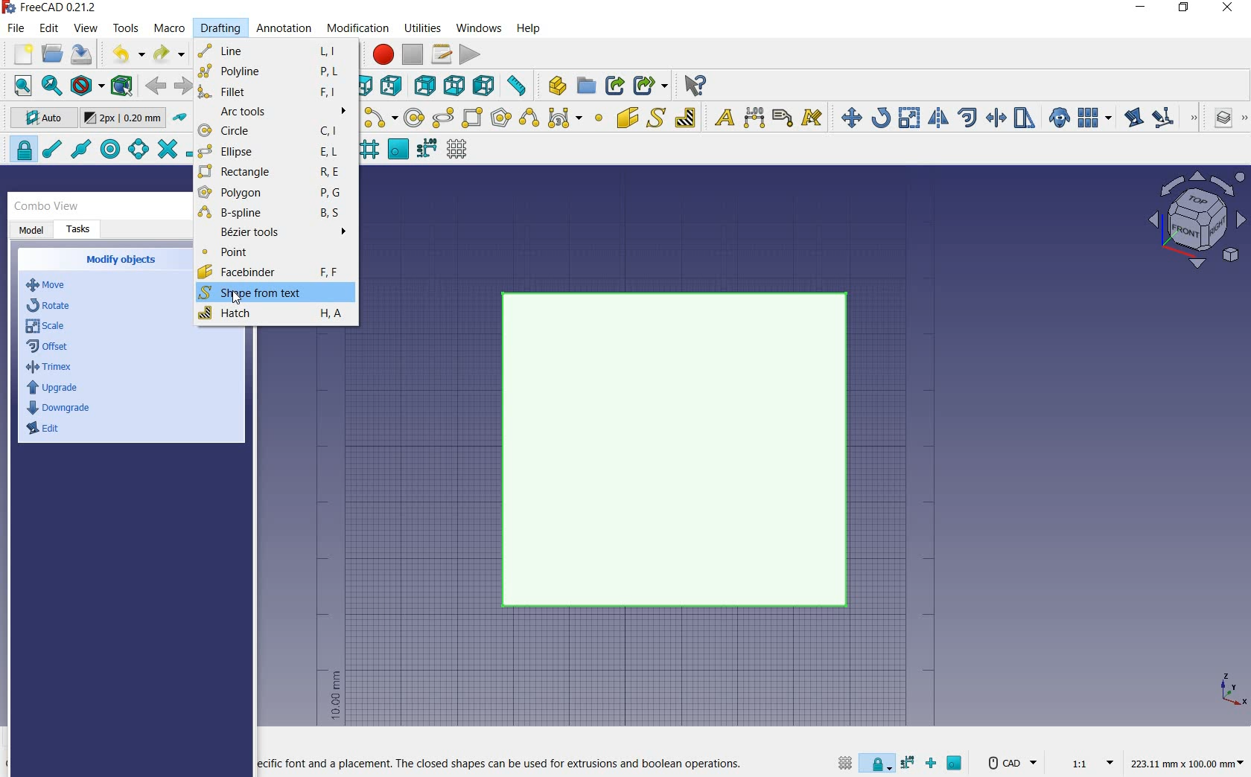 This screenshot has height=777, width=1251. Describe the element at coordinates (125, 120) in the screenshot. I see `change default style for new objects` at that location.